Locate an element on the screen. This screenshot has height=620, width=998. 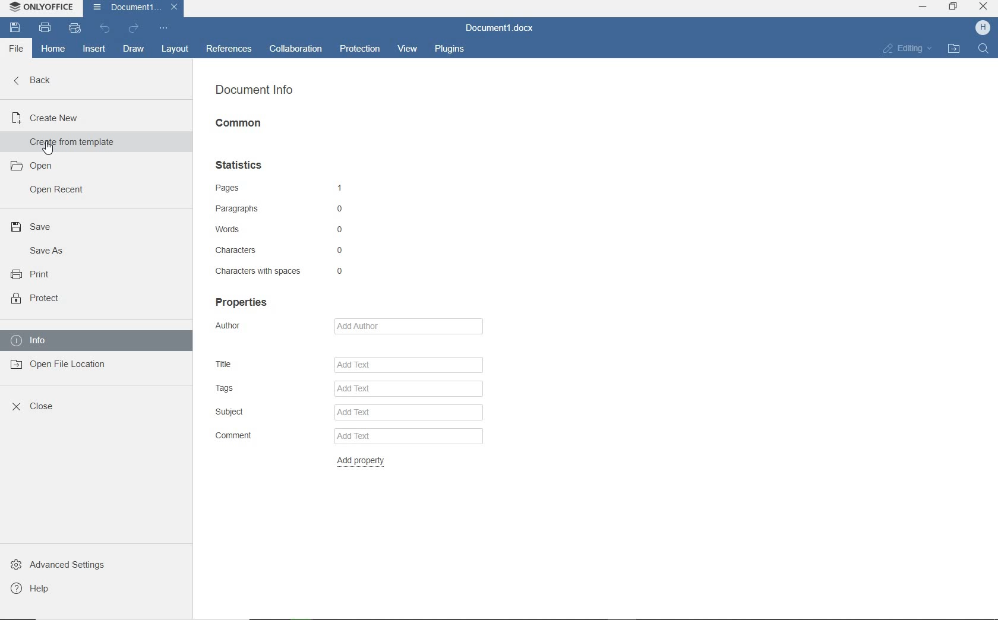
properties is located at coordinates (244, 302).